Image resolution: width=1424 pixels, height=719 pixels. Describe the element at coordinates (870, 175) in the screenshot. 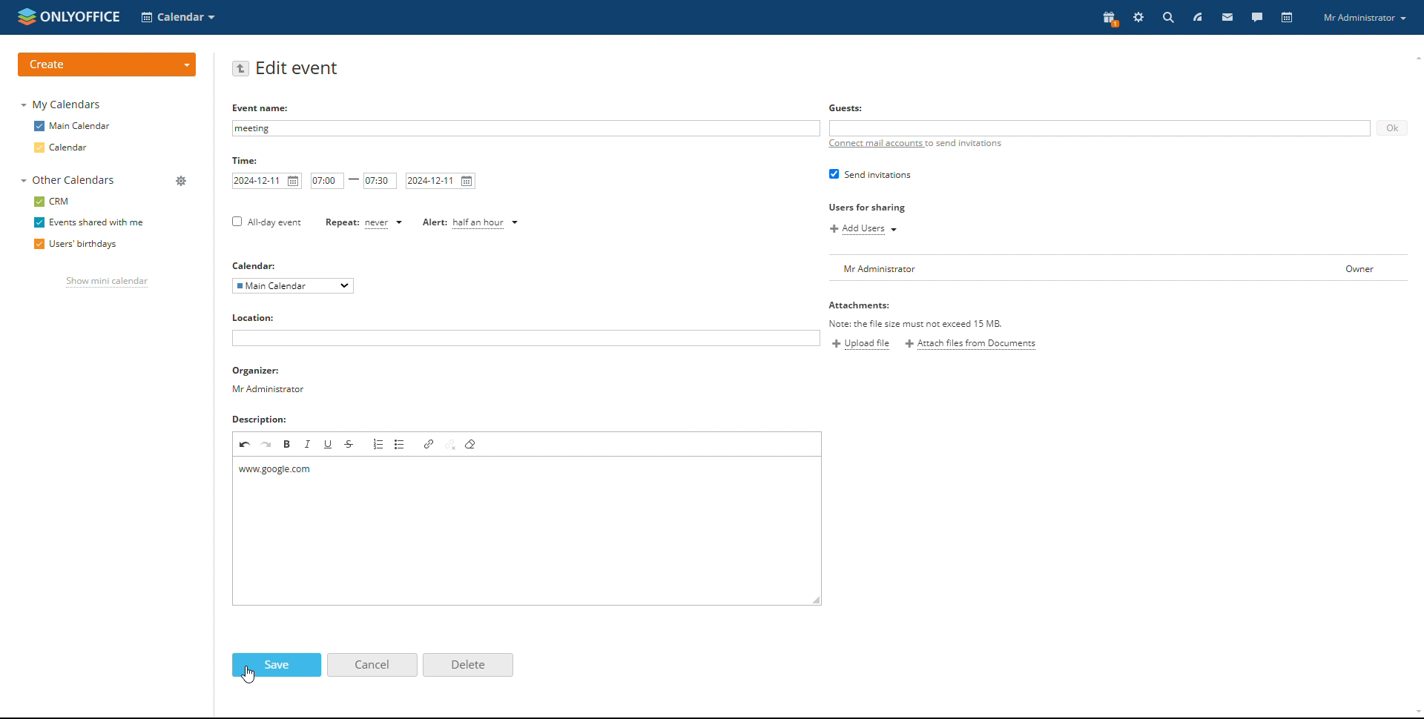

I see `send invitations` at that location.